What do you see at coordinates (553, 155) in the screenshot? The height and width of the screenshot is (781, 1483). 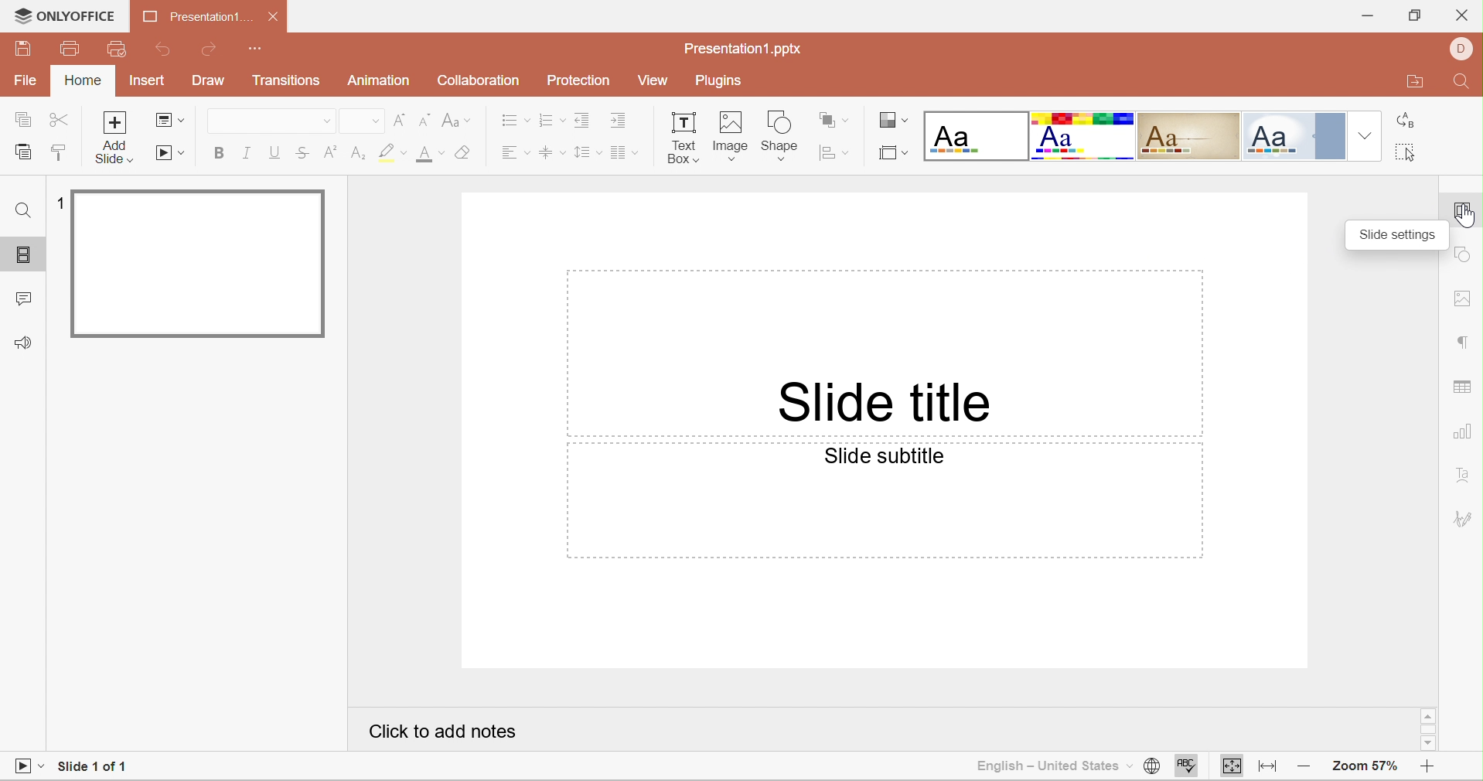 I see `Vertical Align` at bounding box center [553, 155].